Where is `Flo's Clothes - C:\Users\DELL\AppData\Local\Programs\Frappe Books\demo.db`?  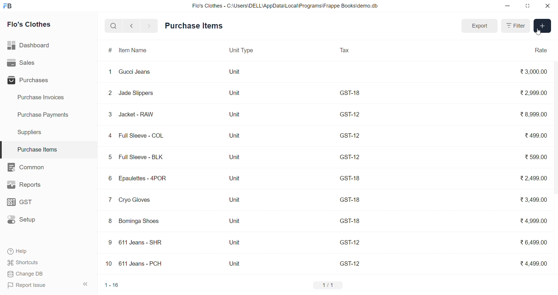 Flo's Clothes - C:\Users\DELL\AppData\Local\Programs\Frappe Books\demo.db is located at coordinates (285, 5).